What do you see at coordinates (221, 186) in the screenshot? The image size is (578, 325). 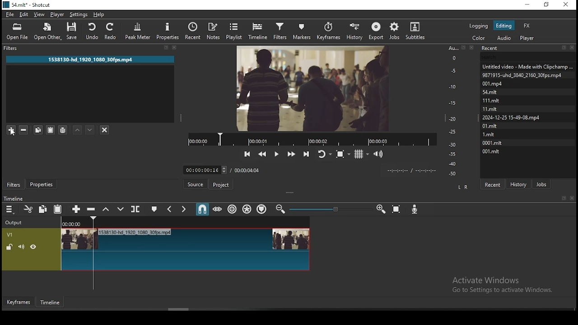 I see `project` at bounding box center [221, 186].